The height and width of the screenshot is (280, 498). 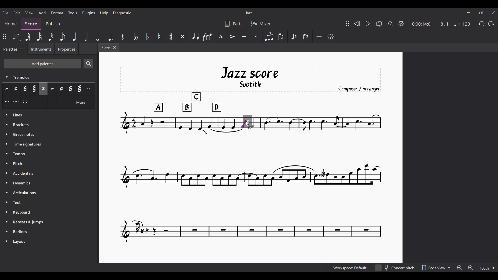 What do you see at coordinates (487, 268) in the screenshot?
I see `Zoom options` at bounding box center [487, 268].